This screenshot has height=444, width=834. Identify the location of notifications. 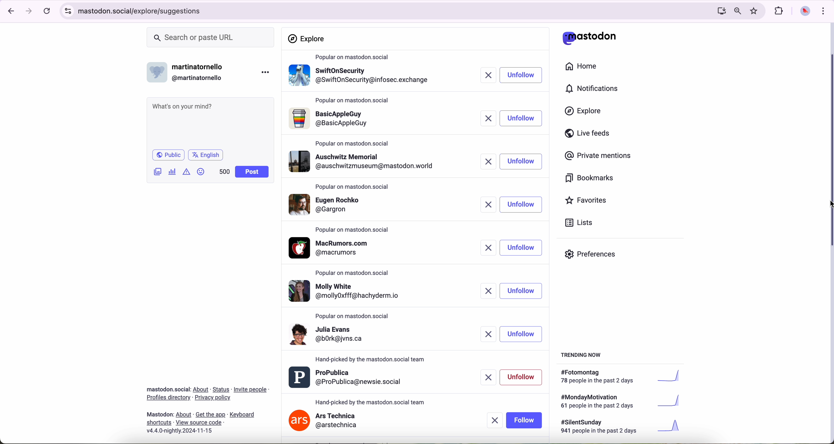
(595, 89).